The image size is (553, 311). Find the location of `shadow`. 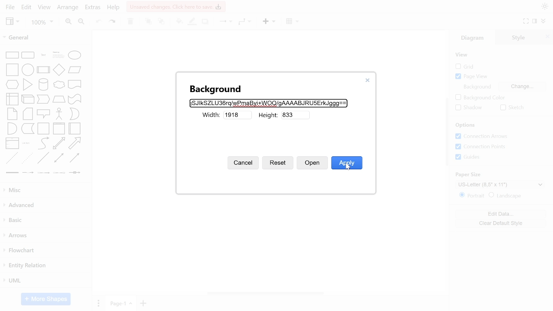

shadow is located at coordinates (467, 108).